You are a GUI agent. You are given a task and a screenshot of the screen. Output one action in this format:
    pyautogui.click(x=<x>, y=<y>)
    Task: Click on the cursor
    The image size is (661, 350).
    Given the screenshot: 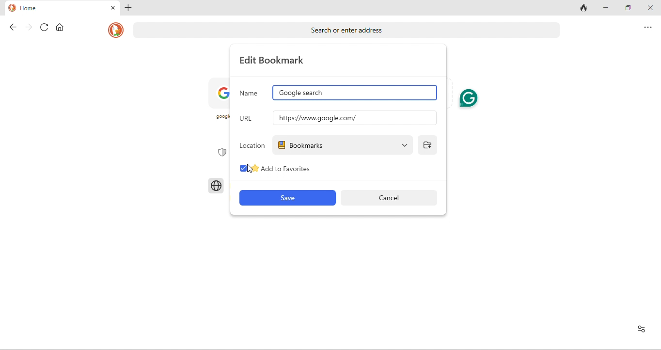 What is the action you would take?
    pyautogui.click(x=250, y=168)
    